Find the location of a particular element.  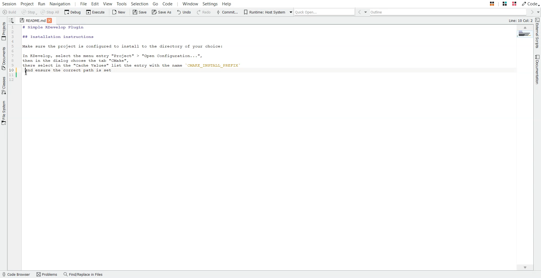

README.md (file) is located at coordinates (31, 20).